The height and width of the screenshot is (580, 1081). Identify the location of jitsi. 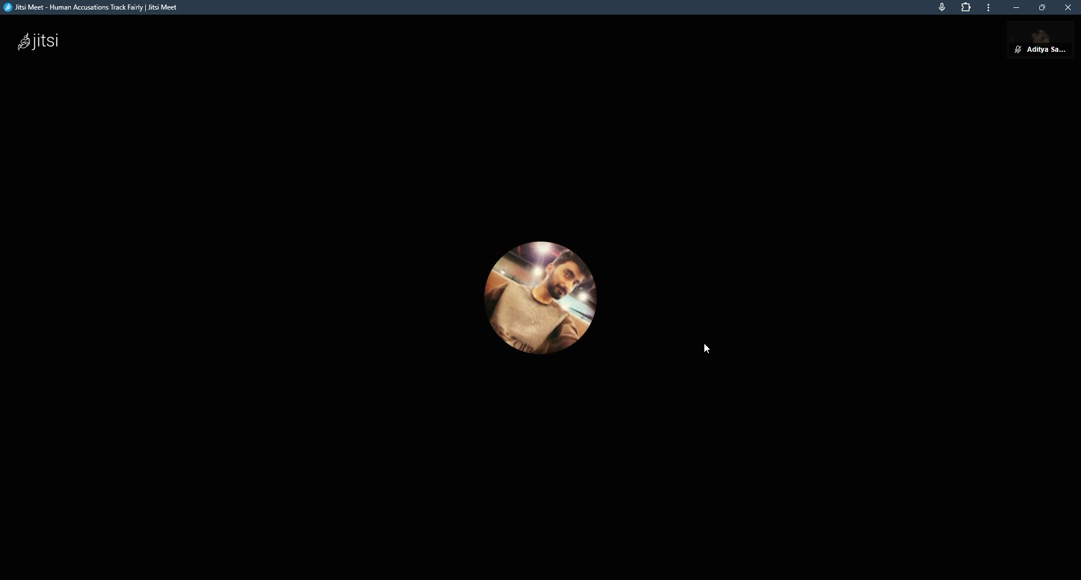
(39, 43).